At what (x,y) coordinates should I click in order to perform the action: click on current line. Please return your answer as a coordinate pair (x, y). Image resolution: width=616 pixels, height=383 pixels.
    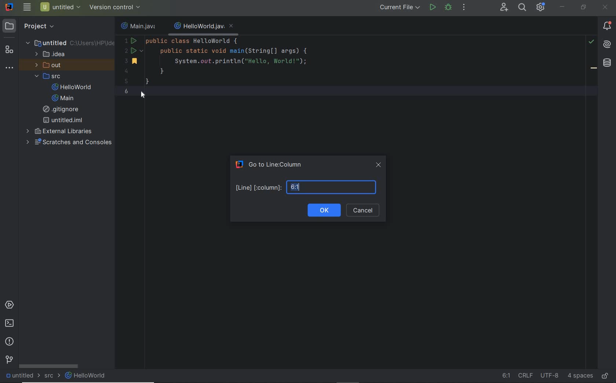
    Looking at the image, I should click on (357, 91).